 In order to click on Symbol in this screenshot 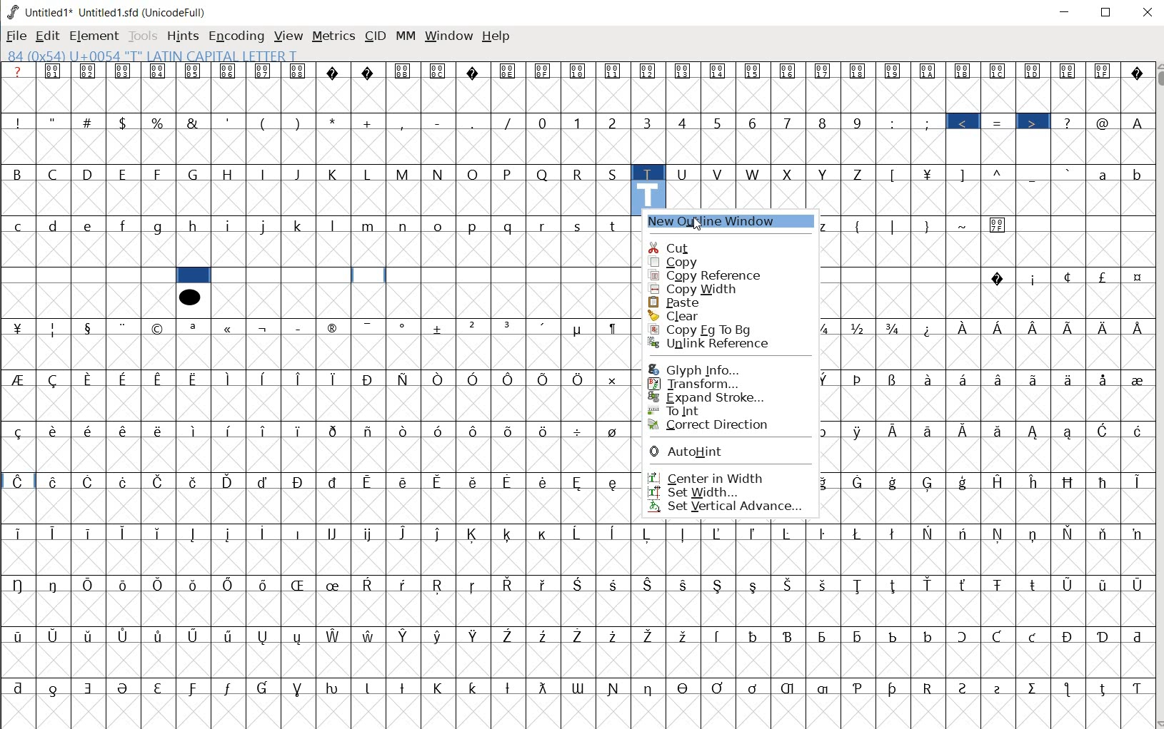, I will do `click(1002, 686)`.